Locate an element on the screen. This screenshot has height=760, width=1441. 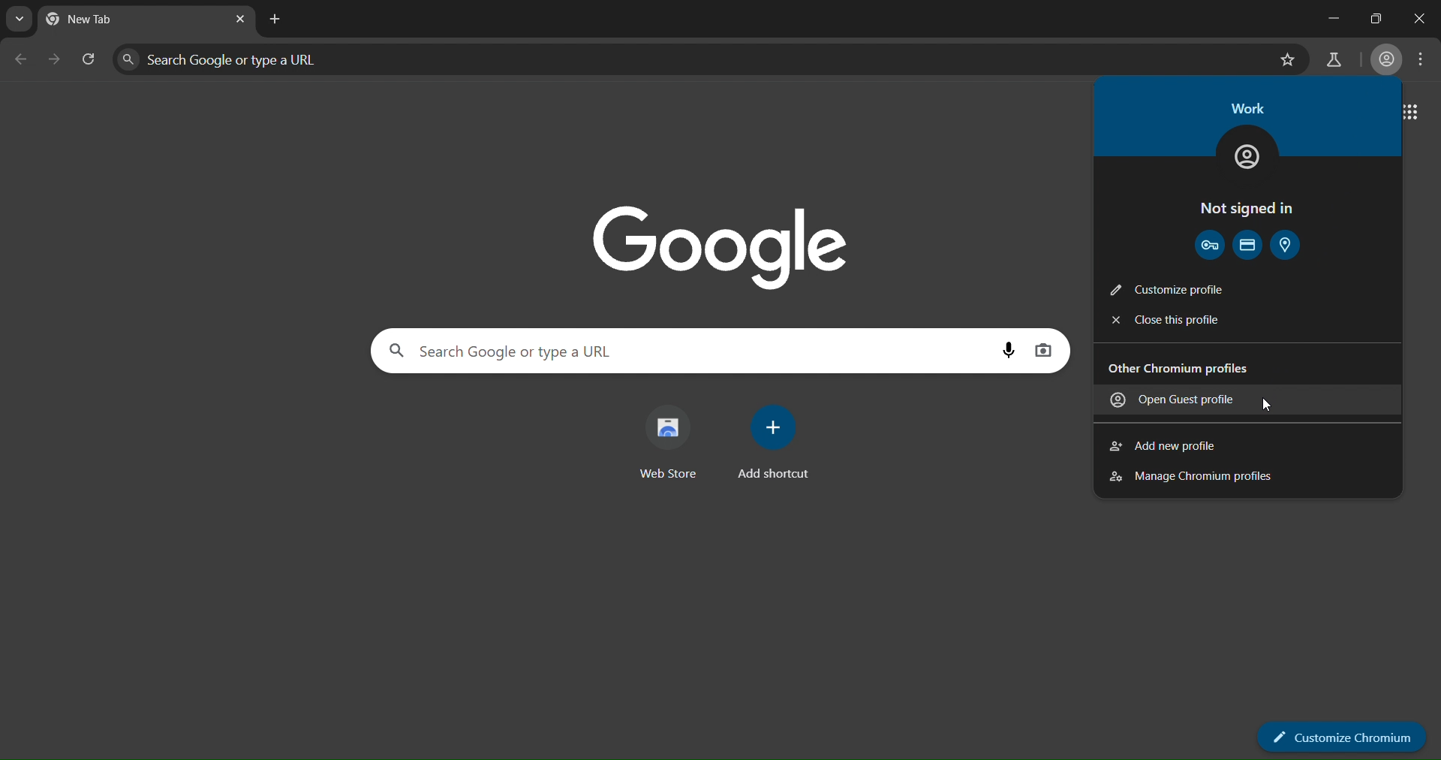
Other Chromium profiles is located at coordinates (1181, 369).